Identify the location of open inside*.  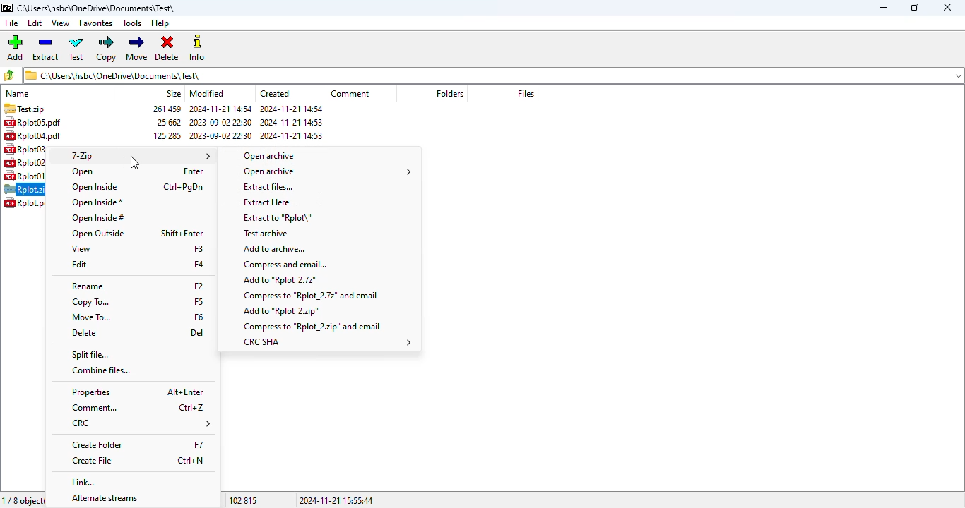
(97, 202).